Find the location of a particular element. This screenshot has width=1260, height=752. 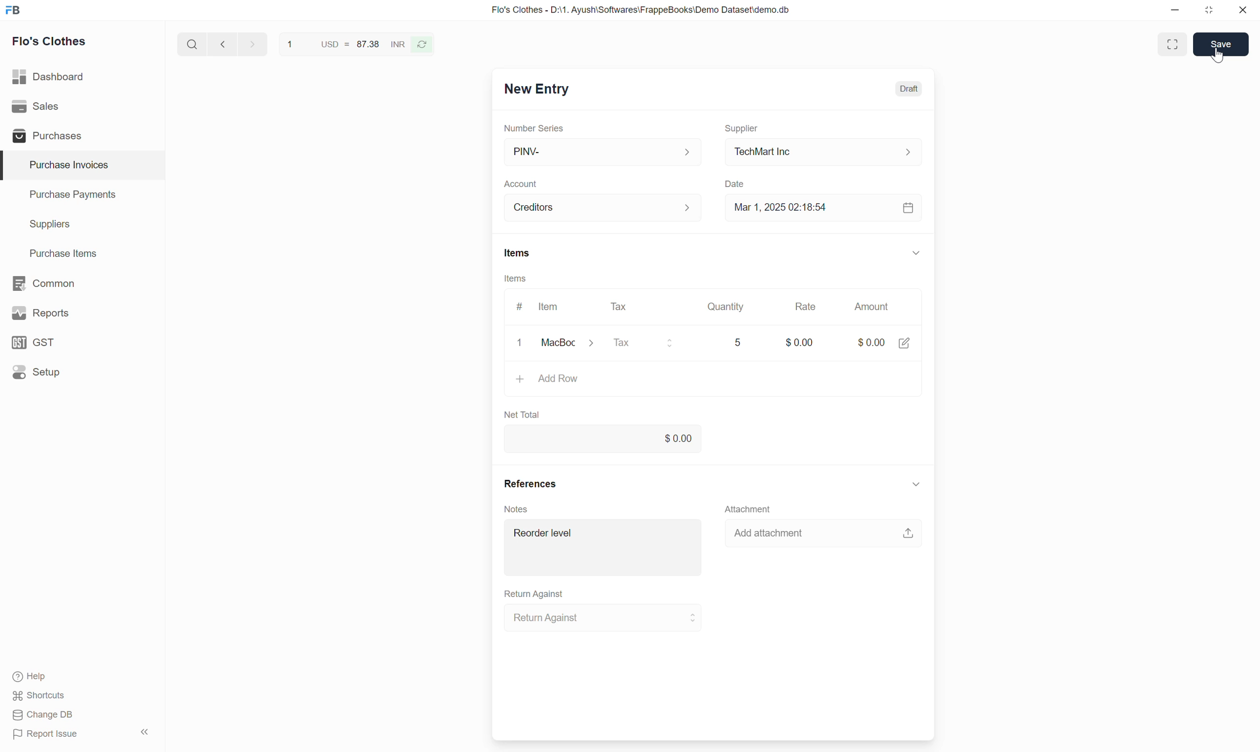

Items is located at coordinates (515, 278).